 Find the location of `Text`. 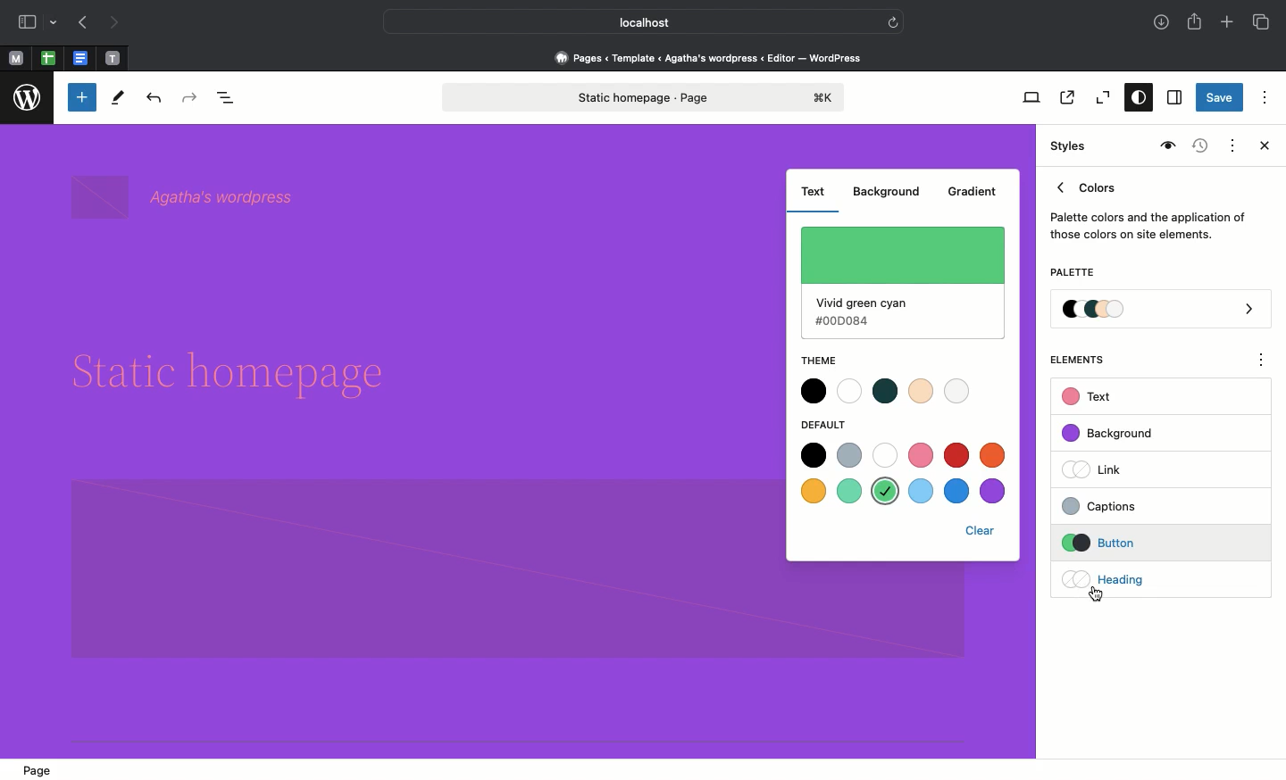

Text is located at coordinates (1090, 397).